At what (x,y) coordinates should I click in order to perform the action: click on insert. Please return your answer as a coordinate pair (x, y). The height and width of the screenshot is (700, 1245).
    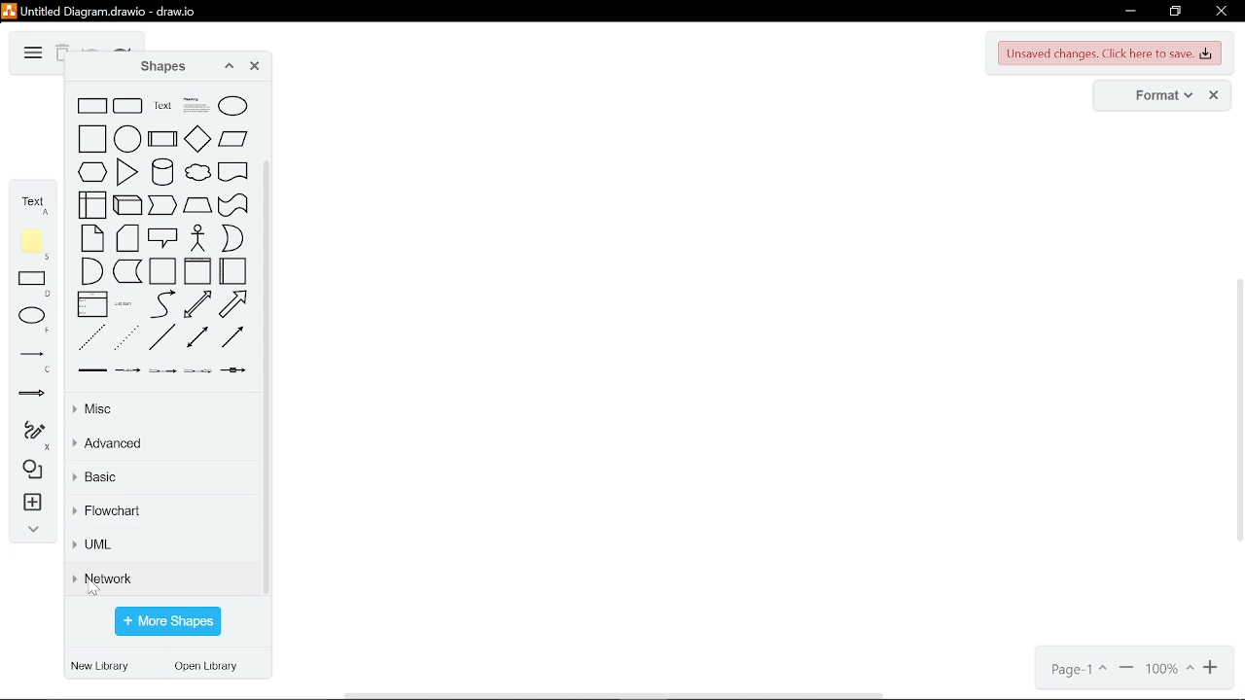
    Looking at the image, I should click on (30, 505).